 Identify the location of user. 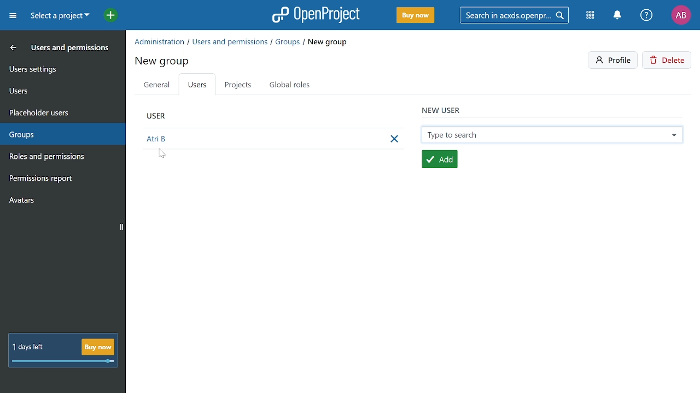
(273, 115).